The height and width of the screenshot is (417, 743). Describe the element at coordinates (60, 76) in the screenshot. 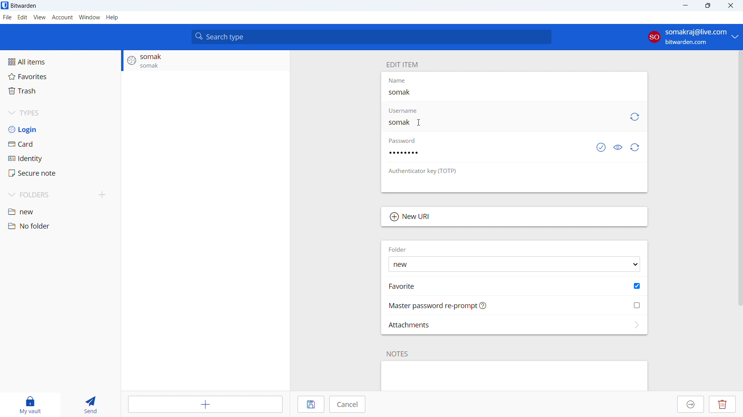

I see `favorites` at that location.